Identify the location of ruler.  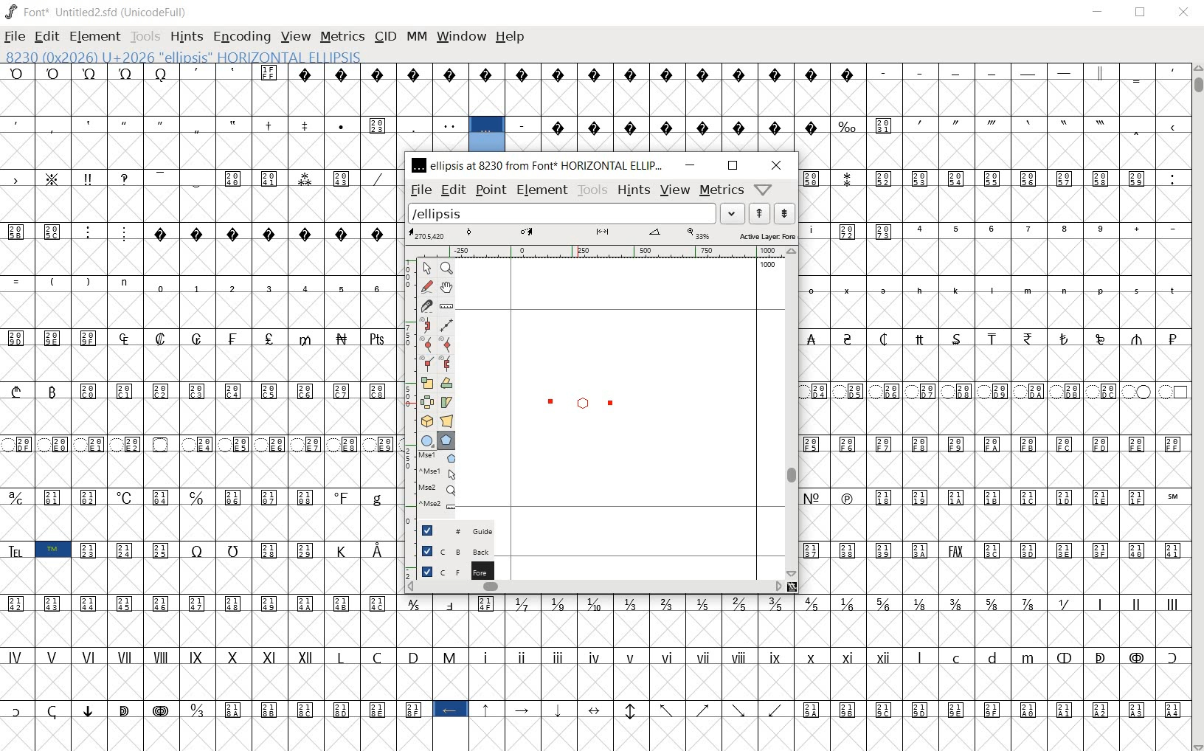
(612, 251).